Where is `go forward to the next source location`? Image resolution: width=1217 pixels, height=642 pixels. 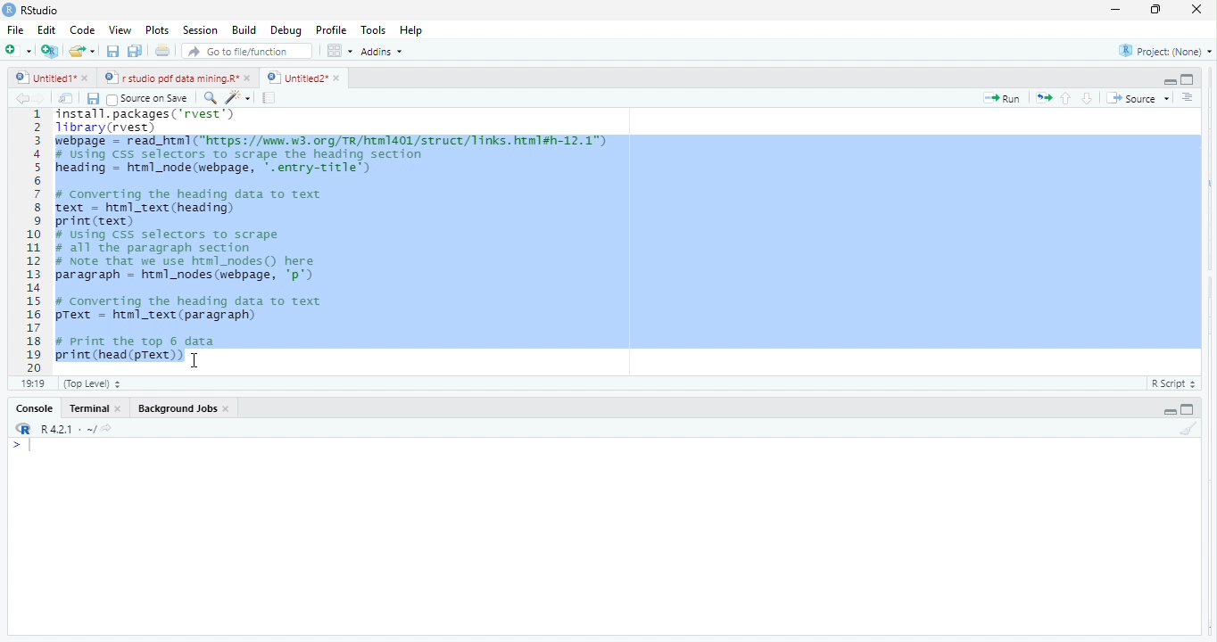
go forward to the next source location is located at coordinates (43, 100).